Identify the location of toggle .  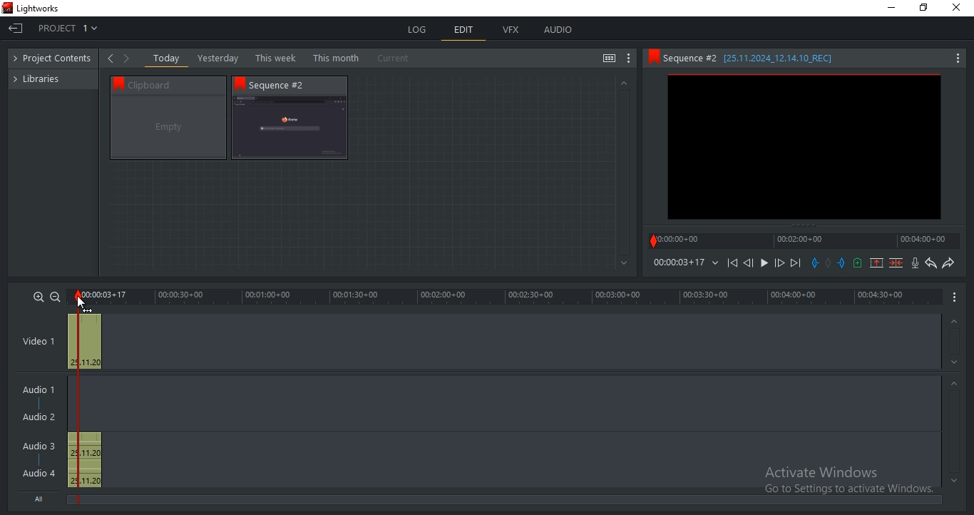
(609, 59).